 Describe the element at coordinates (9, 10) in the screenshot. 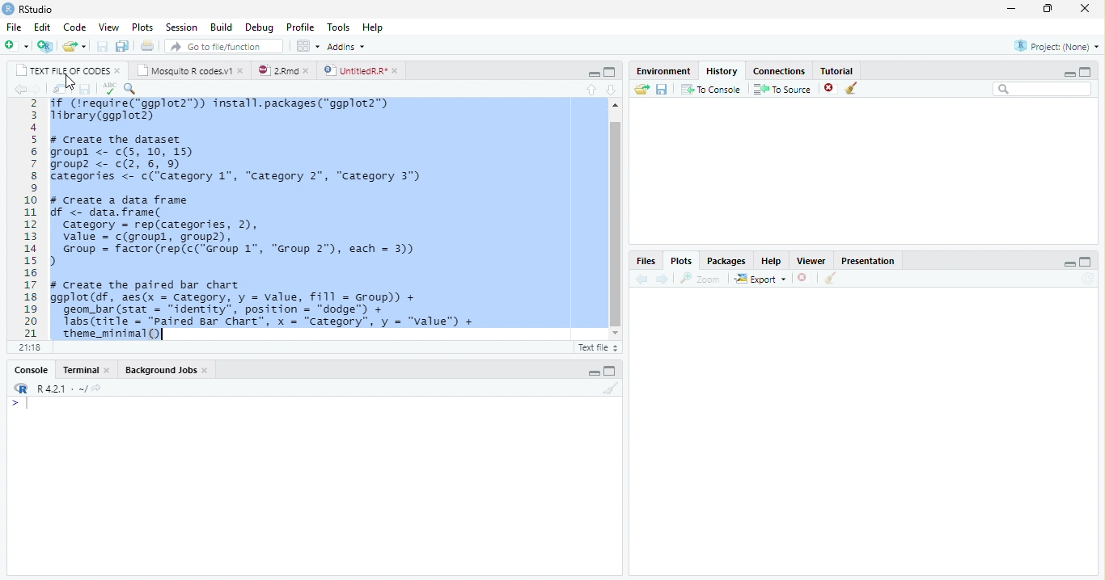

I see `logo` at that location.